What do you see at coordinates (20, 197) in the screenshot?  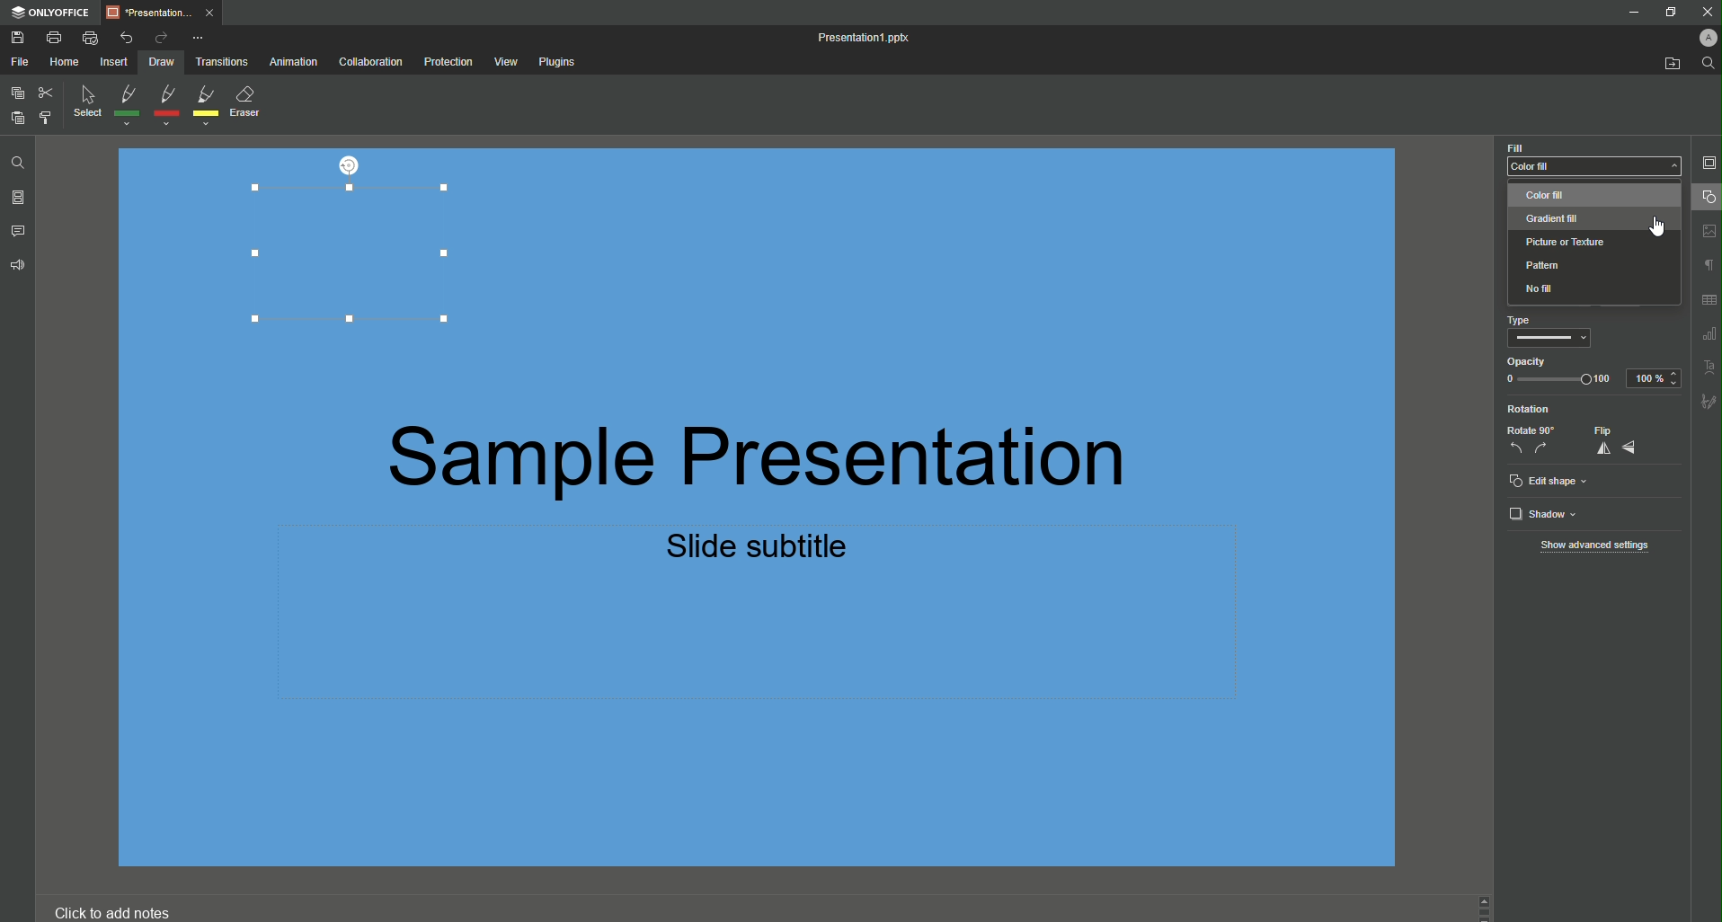 I see `Slides` at bounding box center [20, 197].